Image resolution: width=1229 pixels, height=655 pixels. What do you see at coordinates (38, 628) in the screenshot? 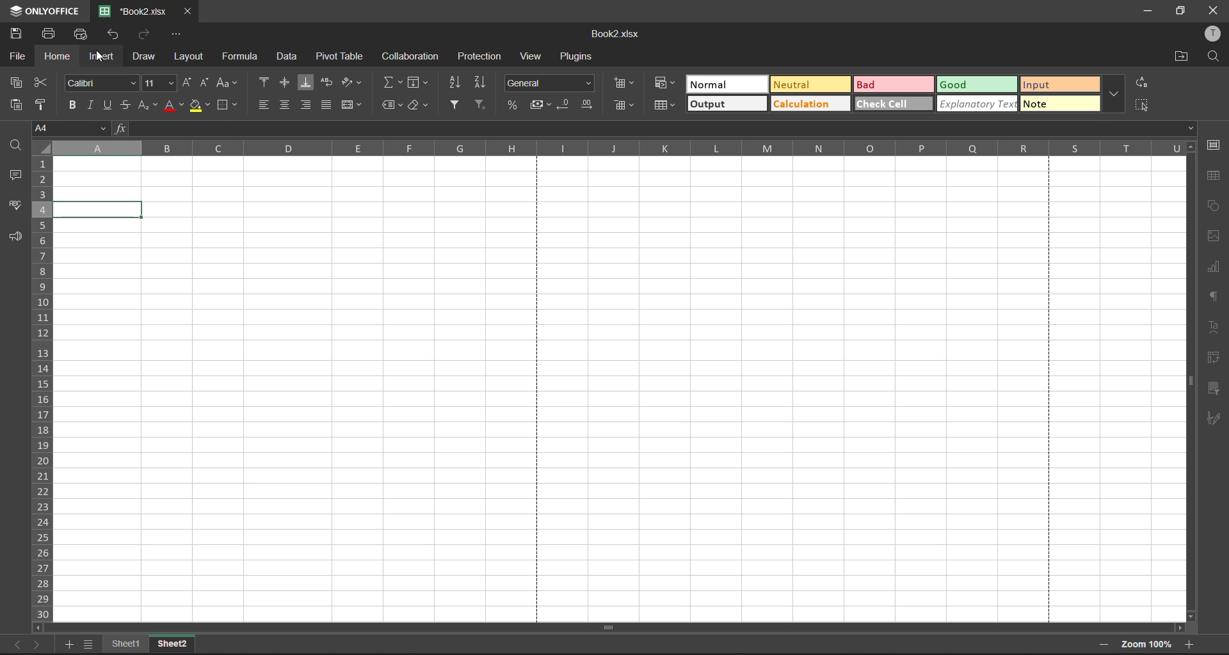
I see `scroll left` at bounding box center [38, 628].